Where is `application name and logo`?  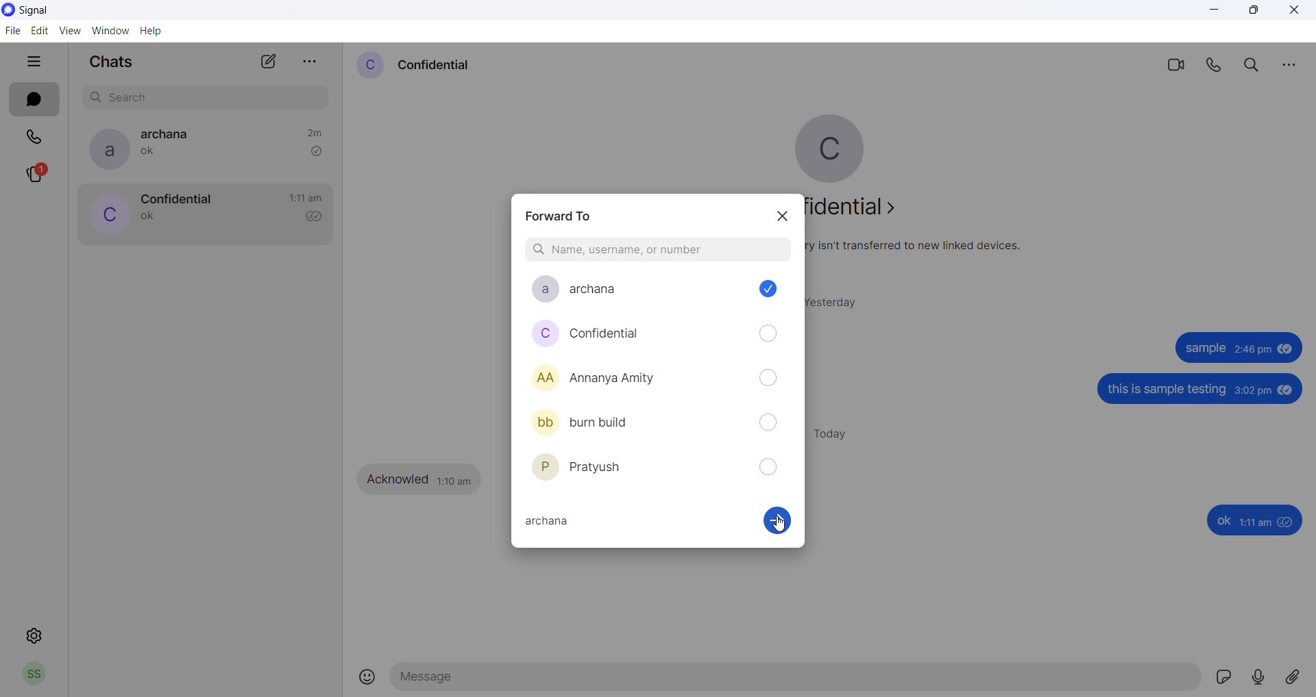 application name and logo is located at coordinates (47, 10).